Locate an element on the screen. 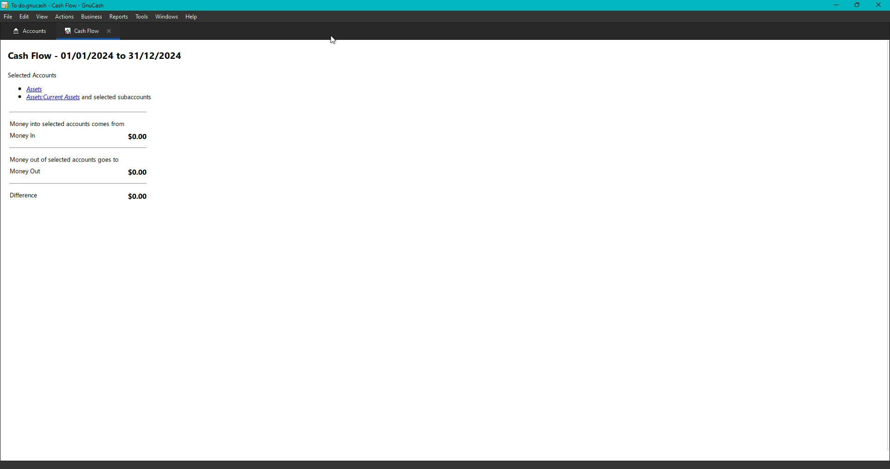 The width and height of the screenshot is (890, 469). Business is located at coordinates (91, 16).